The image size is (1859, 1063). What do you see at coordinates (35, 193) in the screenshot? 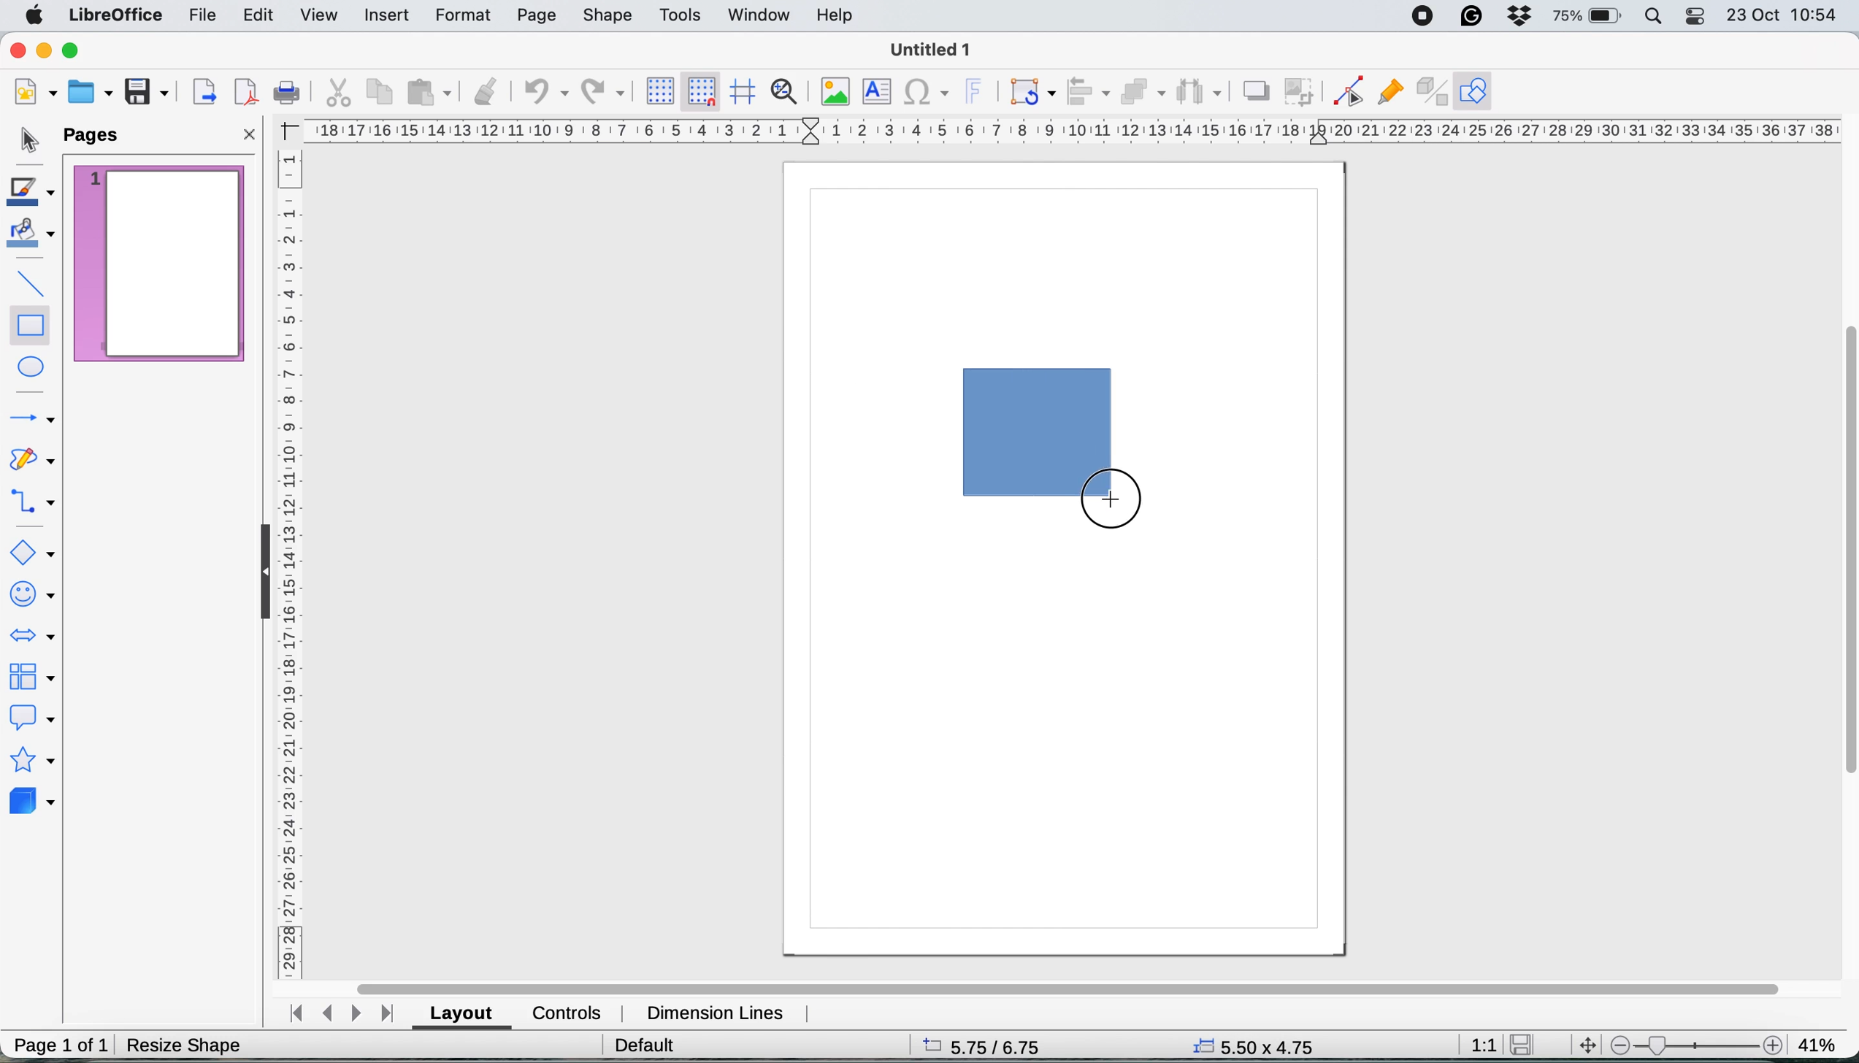
I see `line color` at bounding box center [35, 193].